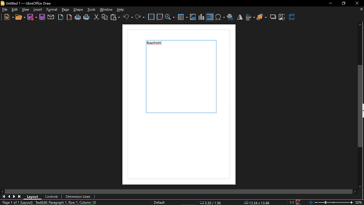  I want to click on position (13.34x13.48), so click(256, 202).